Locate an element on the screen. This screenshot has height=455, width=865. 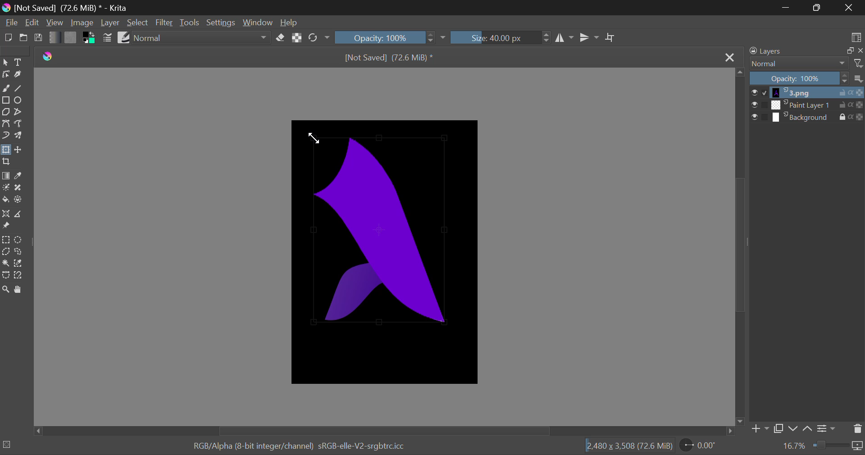
Open is located at coordinates (23, 38).